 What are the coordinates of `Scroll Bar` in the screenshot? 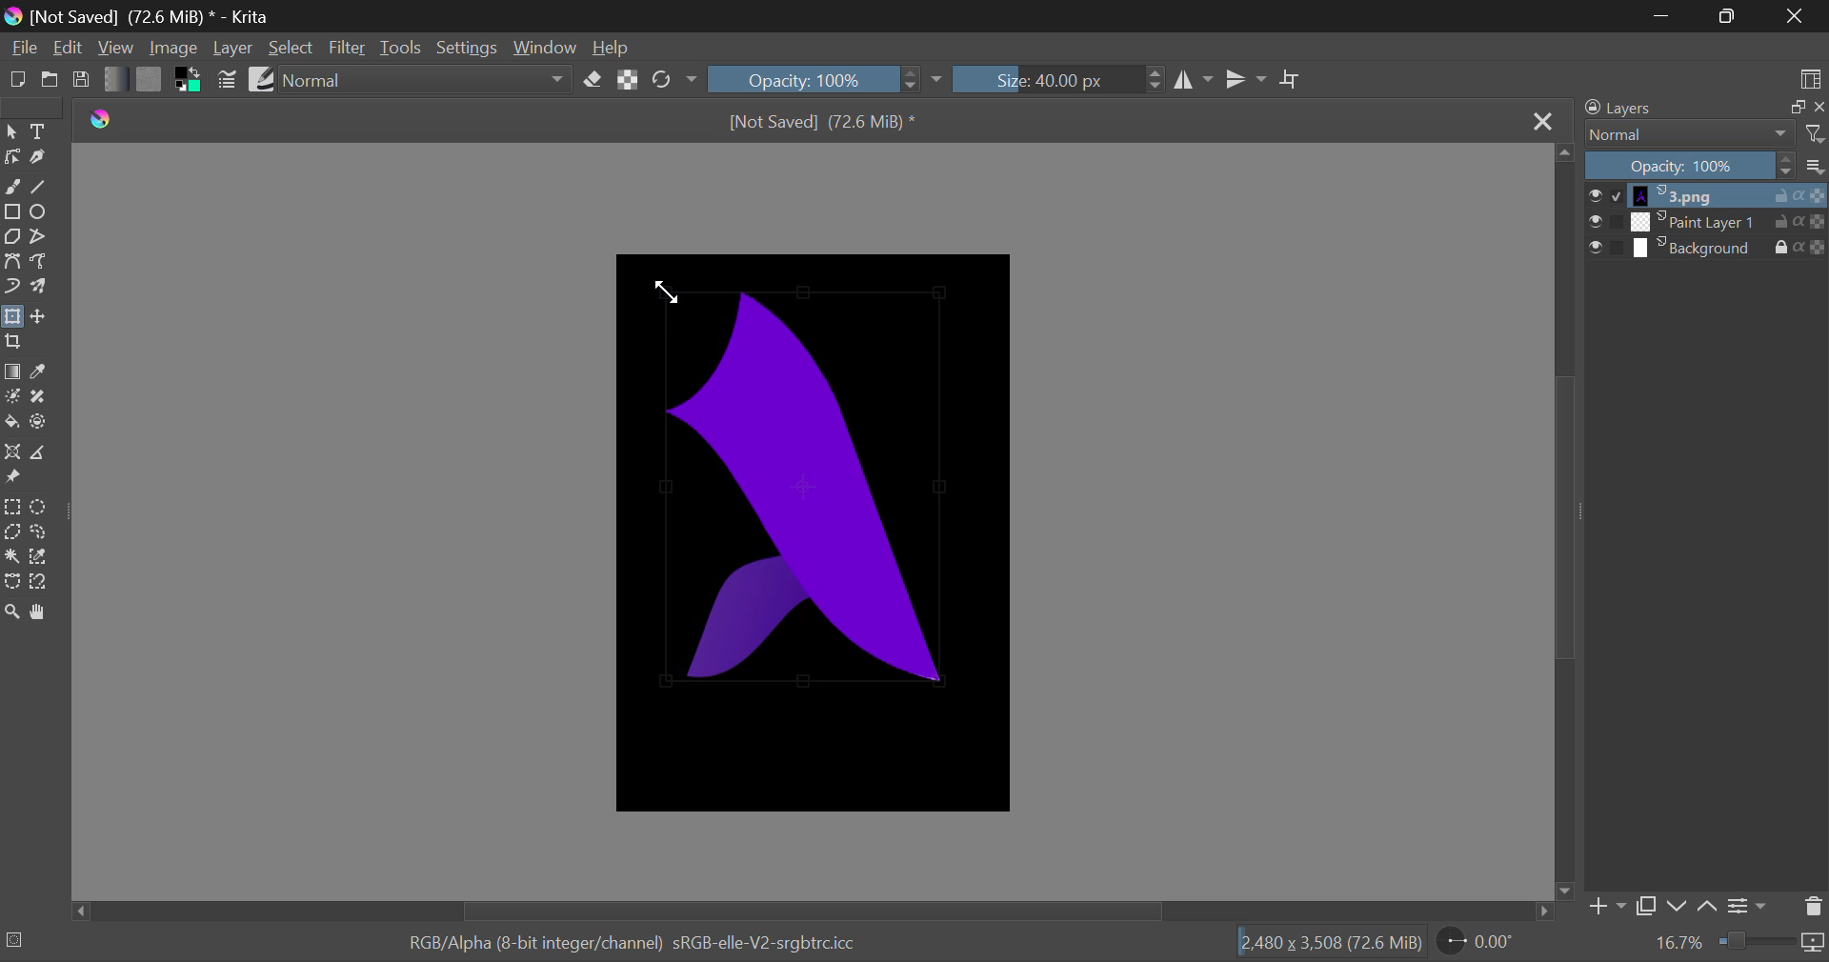 It's located at (1564, 522).